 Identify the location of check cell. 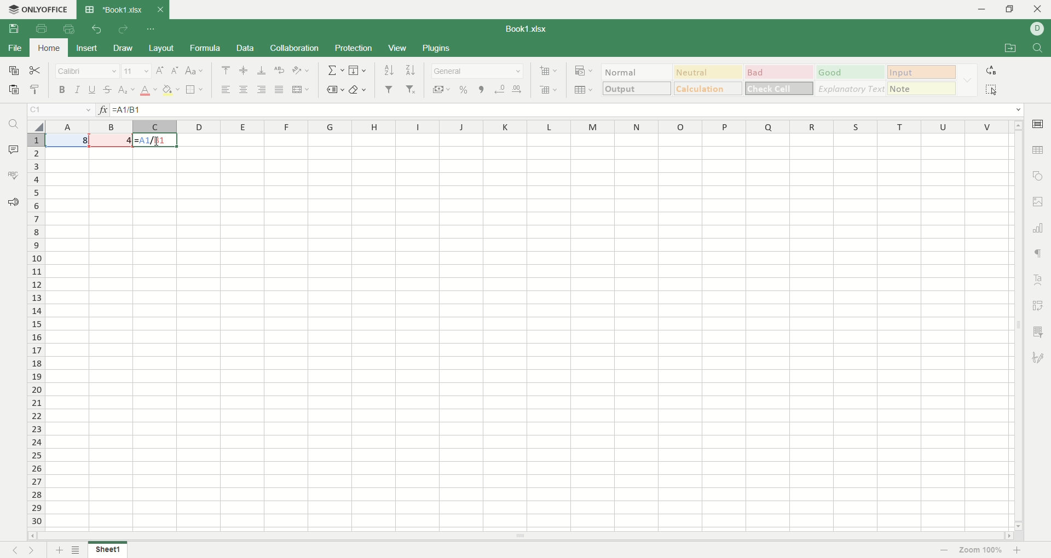
(779, 89).